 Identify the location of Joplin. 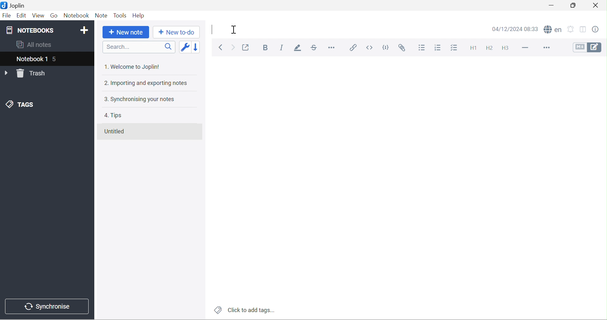
(14, 5).